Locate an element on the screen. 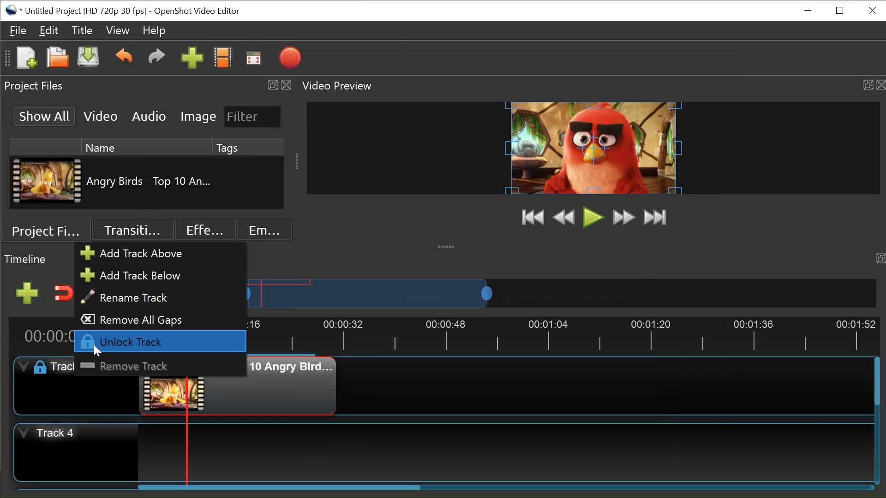 The width and height of the screenshot is (886, 498). collapse is located at coordinates (448, 245).